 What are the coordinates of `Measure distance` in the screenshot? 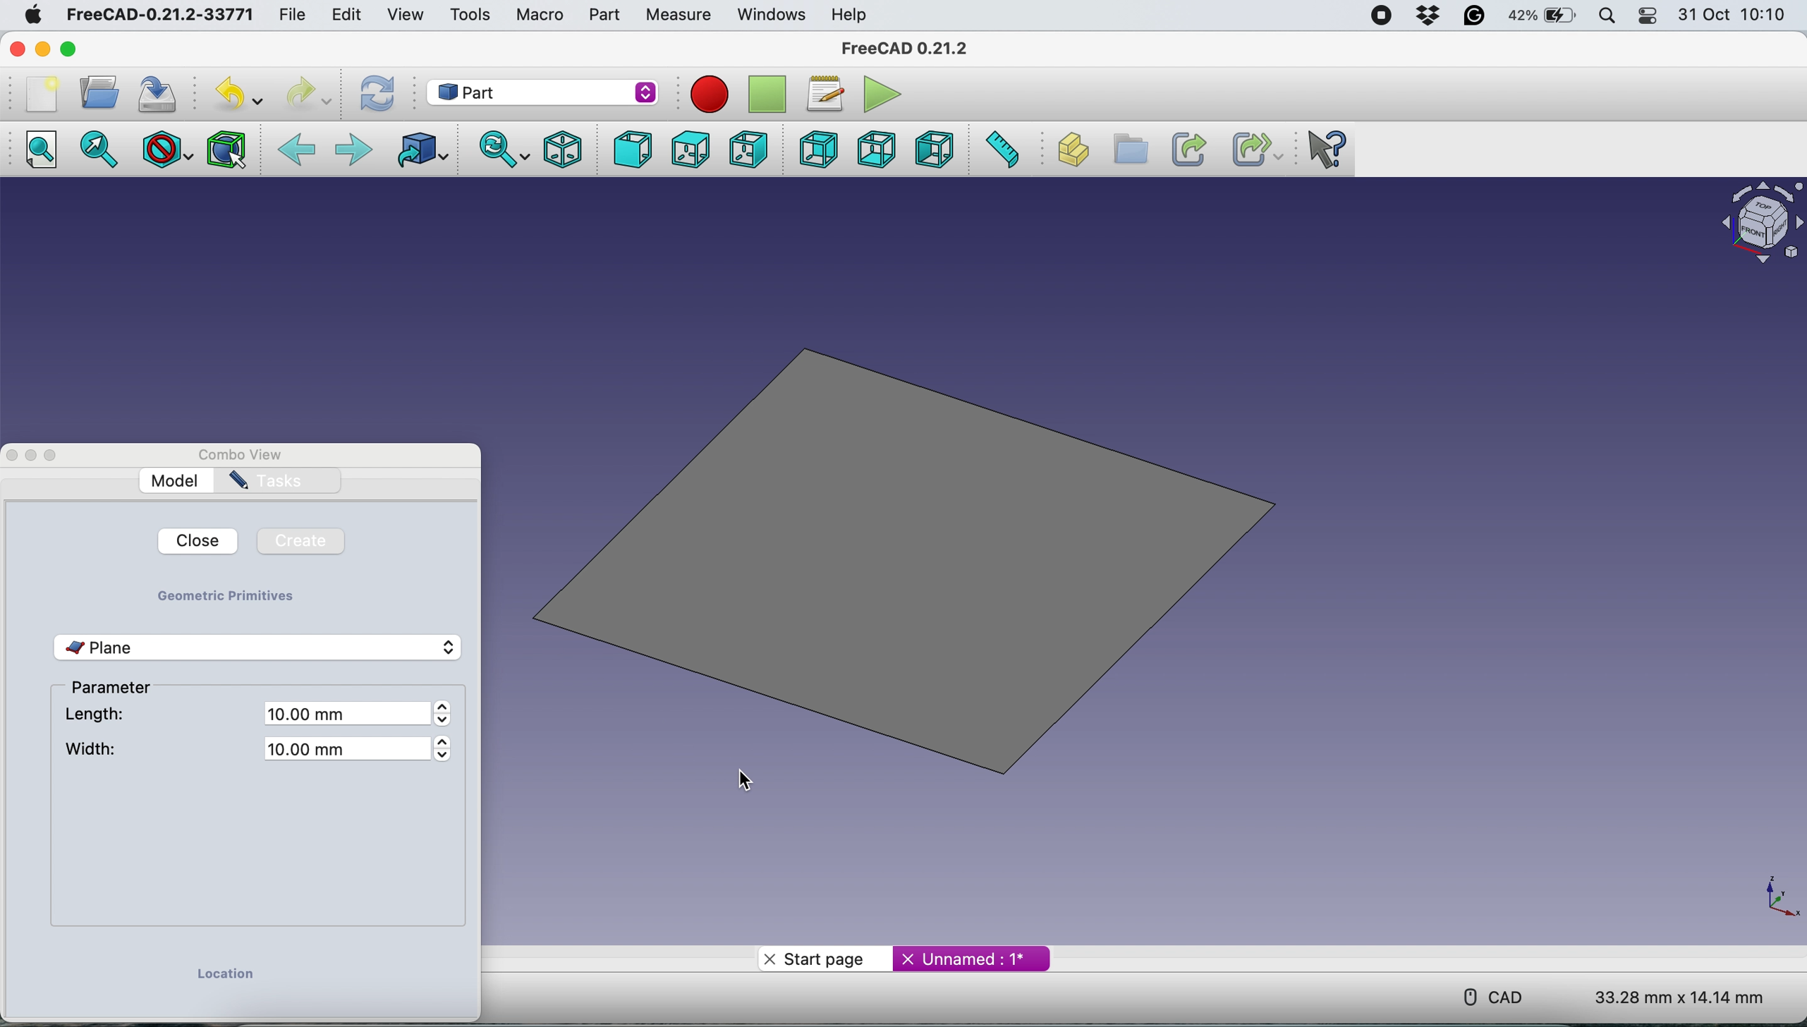 It's located at (1000, 151).